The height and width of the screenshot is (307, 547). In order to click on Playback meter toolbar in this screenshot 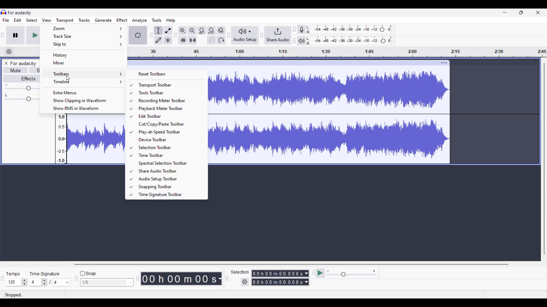, I will do `click(170, 109)`.